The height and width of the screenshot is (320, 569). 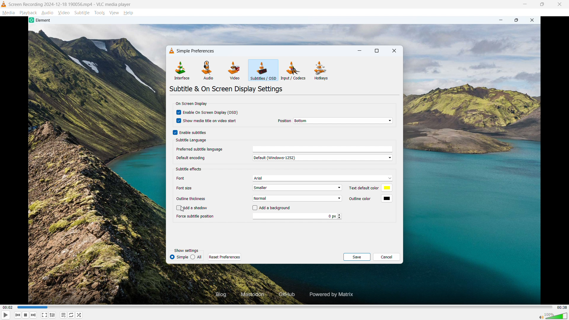 I want to click on Set text outline colour, so click(x=369, y=198).